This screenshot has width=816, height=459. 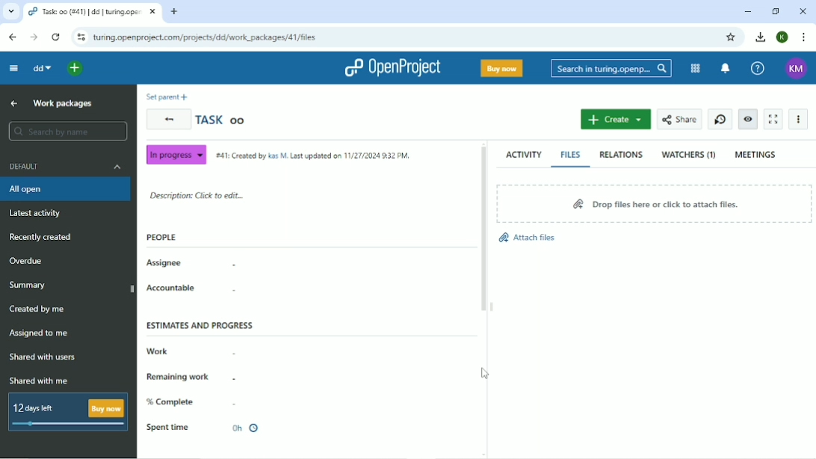 I want to click on Search, so click(x=611, y=68).